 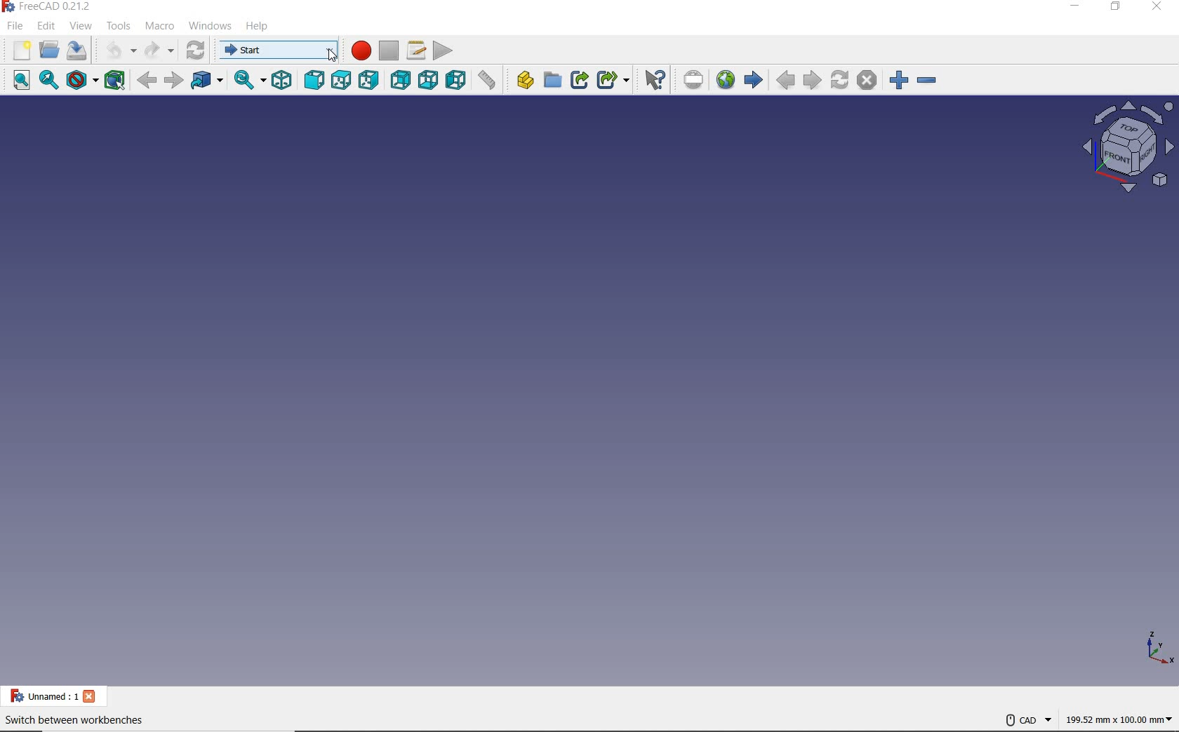 I want to click on START PAGE, so click(x=753, y=81).